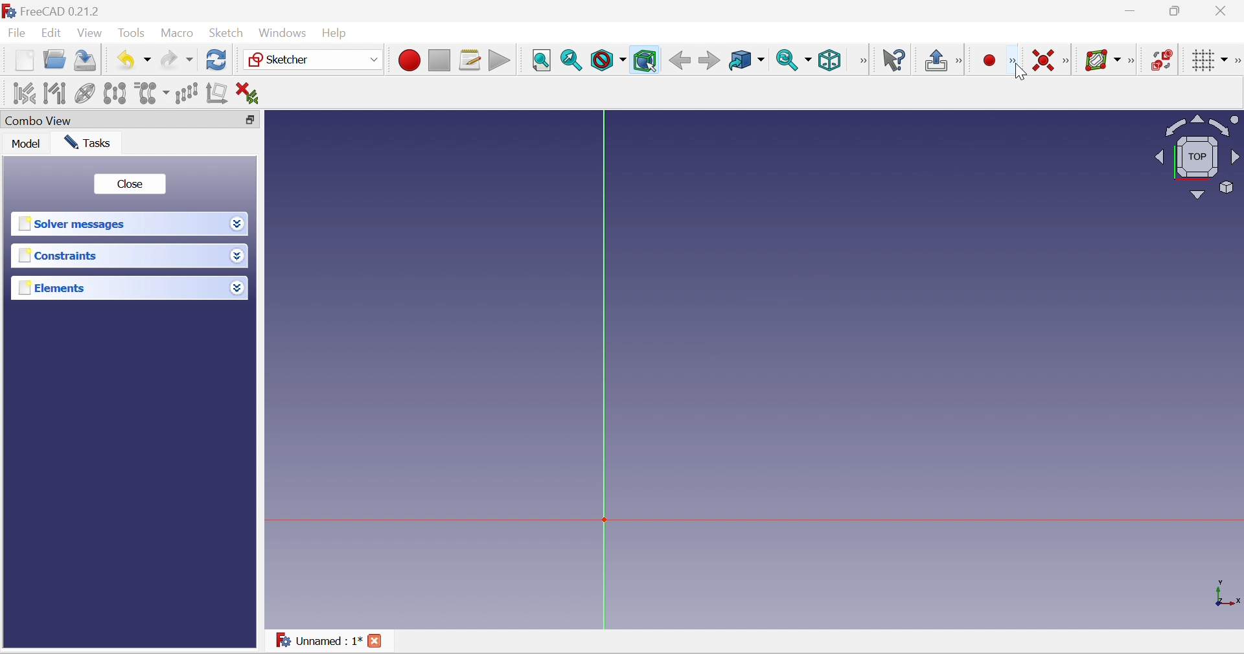 This screenshot has width=1244, height=654. What do you see at coordinates (1103, 61) in the screenshot?
I see `Show/hide B-spline information layer` at bounding box center [1103, 61].